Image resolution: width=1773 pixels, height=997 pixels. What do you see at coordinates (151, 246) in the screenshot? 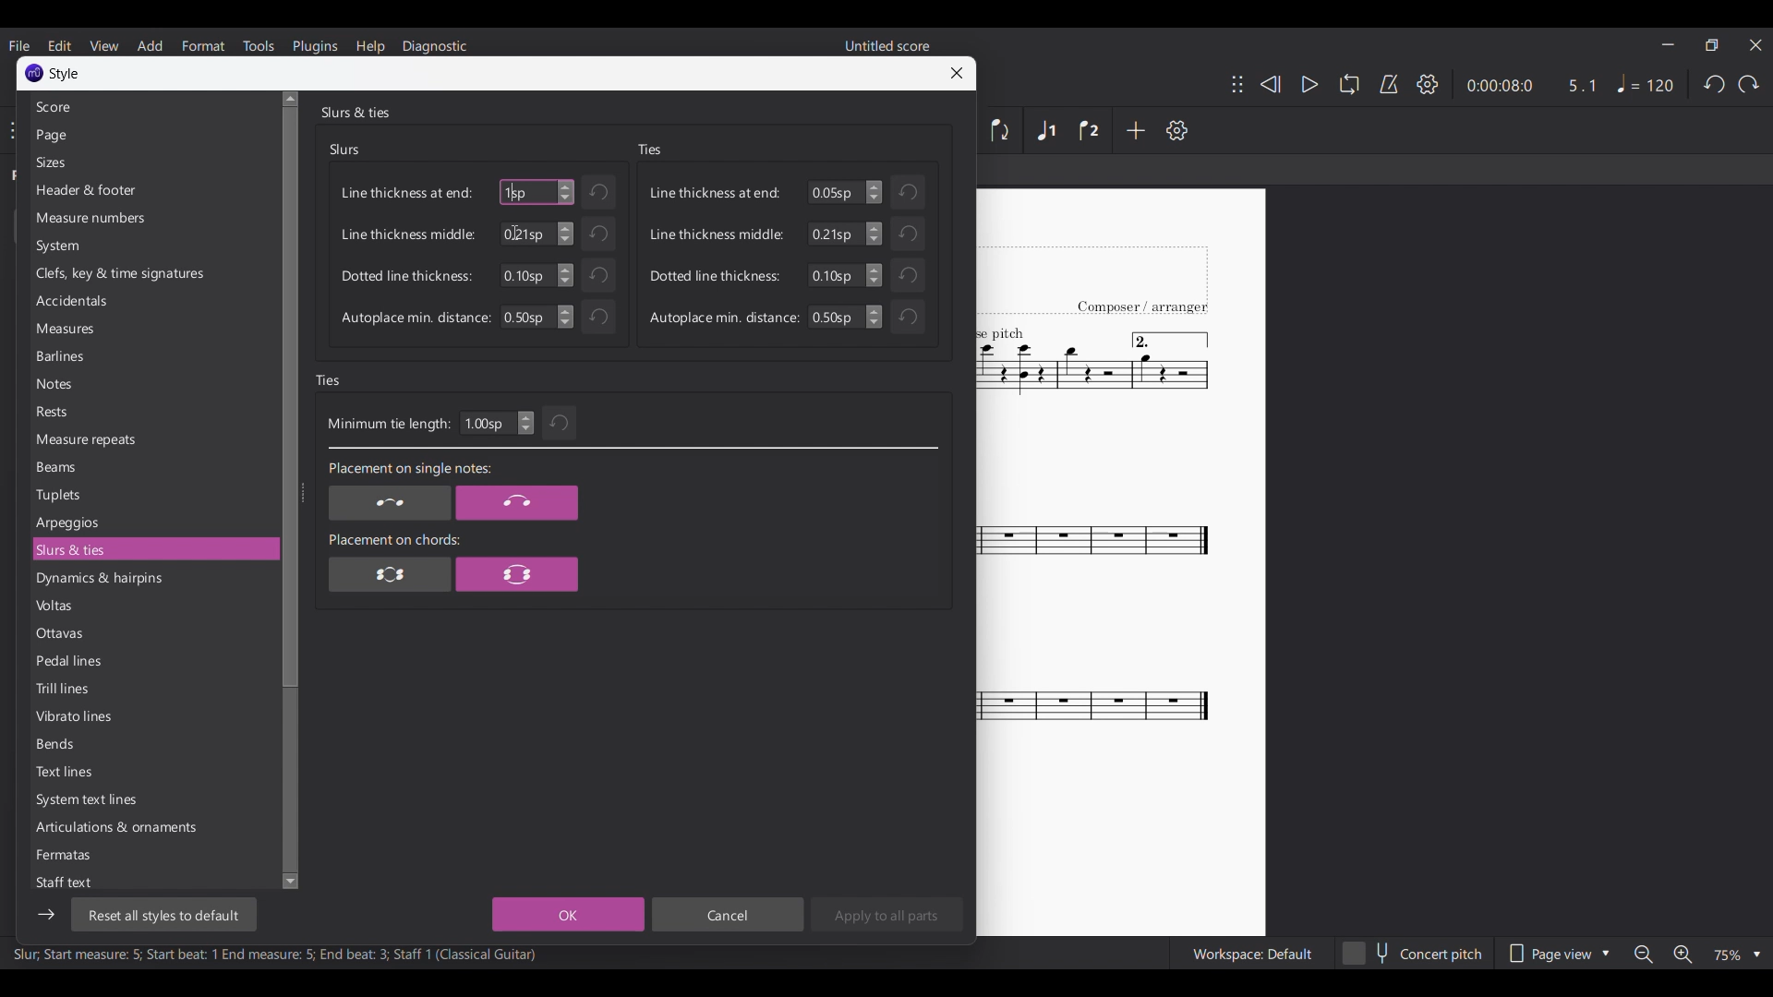
I see `System` at bounding box center [151, 246].